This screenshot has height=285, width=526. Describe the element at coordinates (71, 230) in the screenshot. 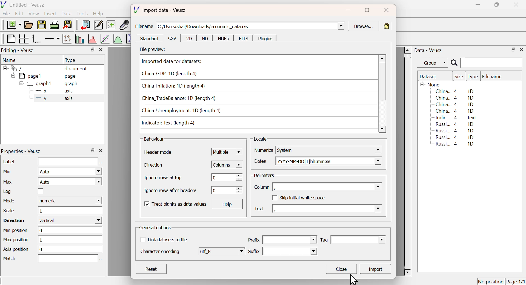

I see `0` at that location.